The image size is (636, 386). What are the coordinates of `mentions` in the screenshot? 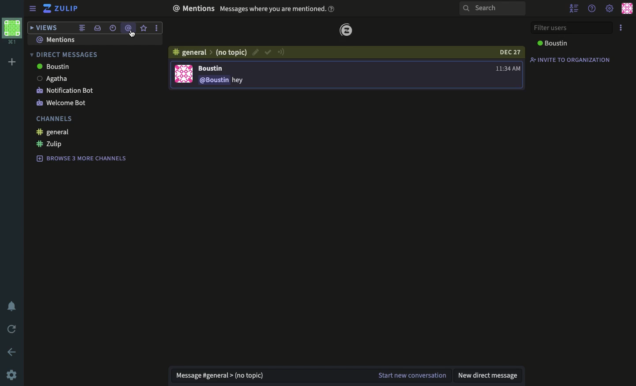 It's located at (63, 39).